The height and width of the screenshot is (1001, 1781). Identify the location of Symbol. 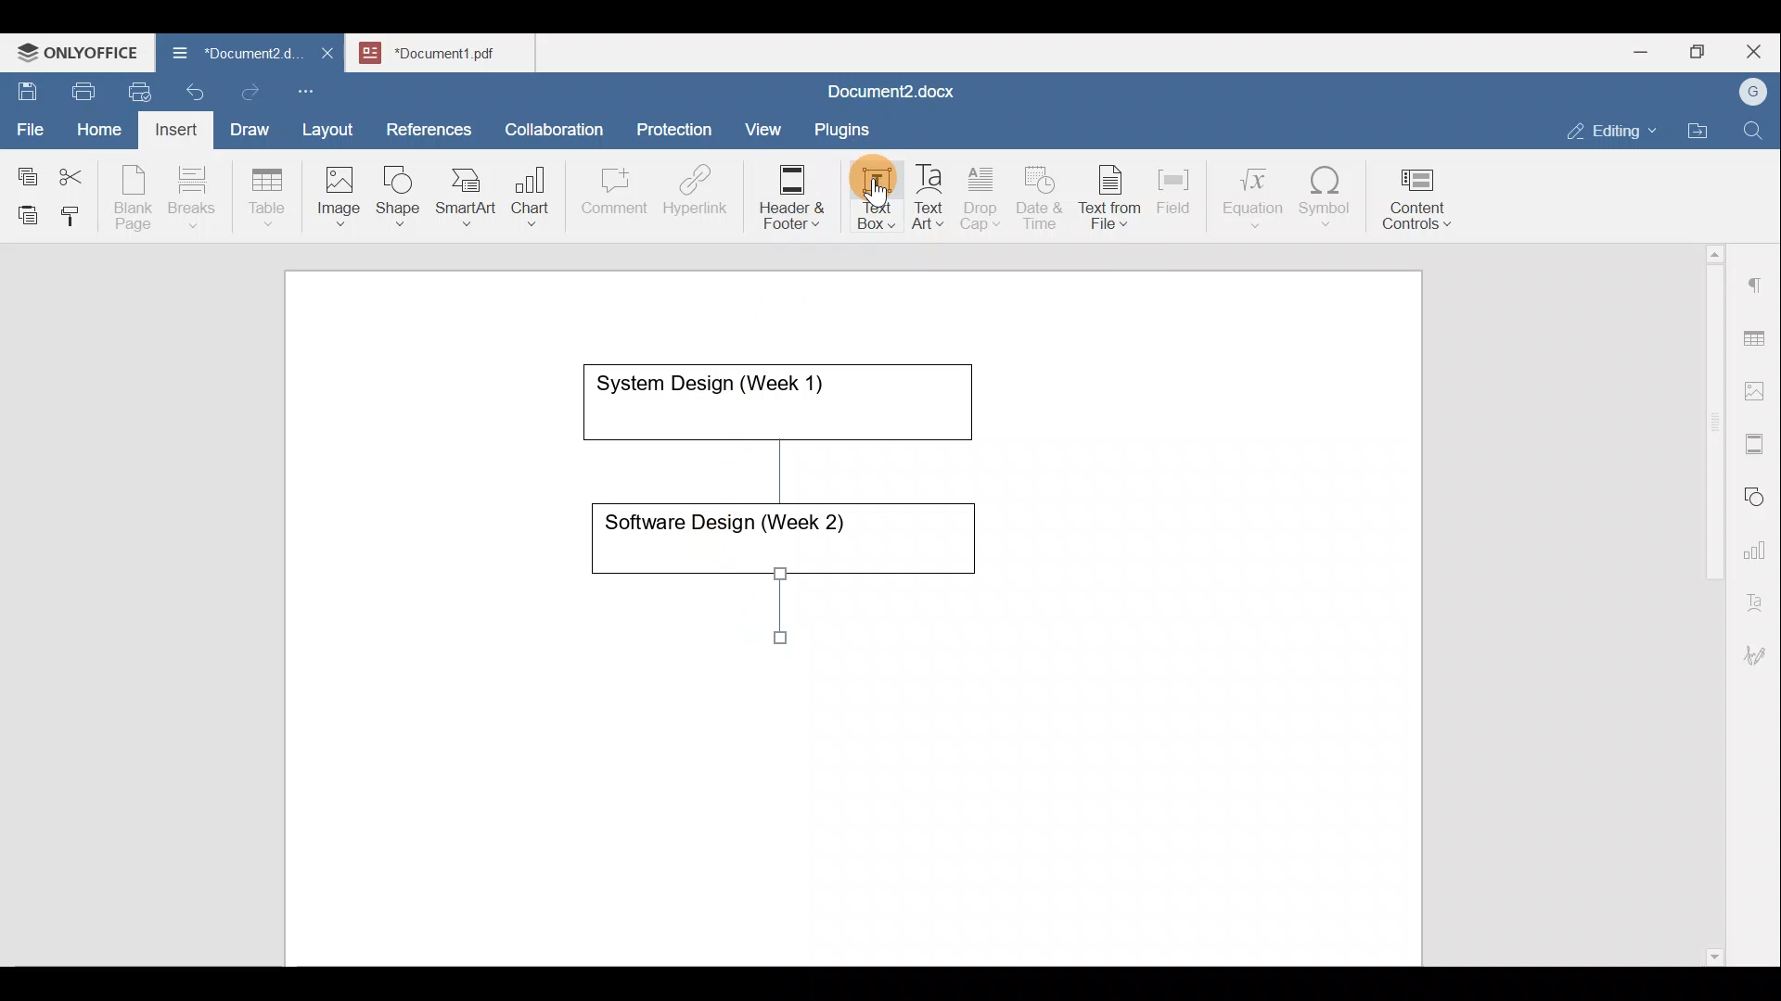
(1326, 202).